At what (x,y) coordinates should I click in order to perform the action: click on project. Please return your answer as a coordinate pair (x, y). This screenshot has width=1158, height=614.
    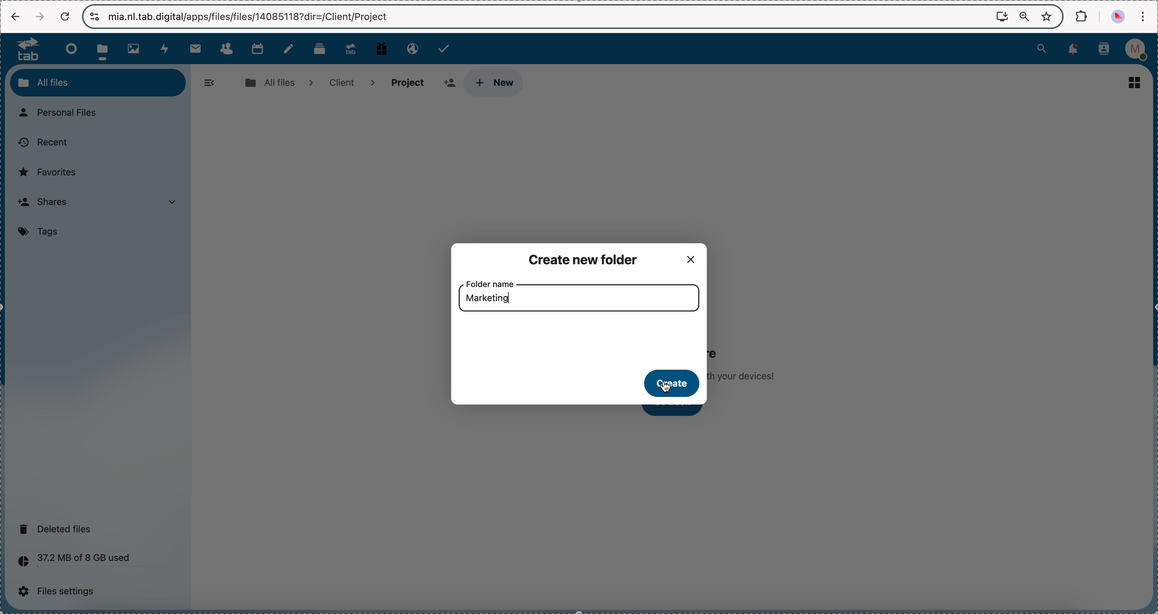
    Looking at the image, I should click on (408, 82).